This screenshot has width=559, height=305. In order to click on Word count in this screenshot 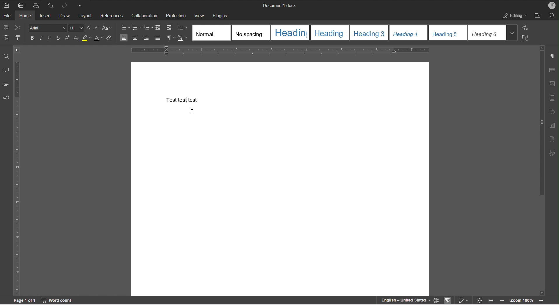, I will do `click(58, 300)`.